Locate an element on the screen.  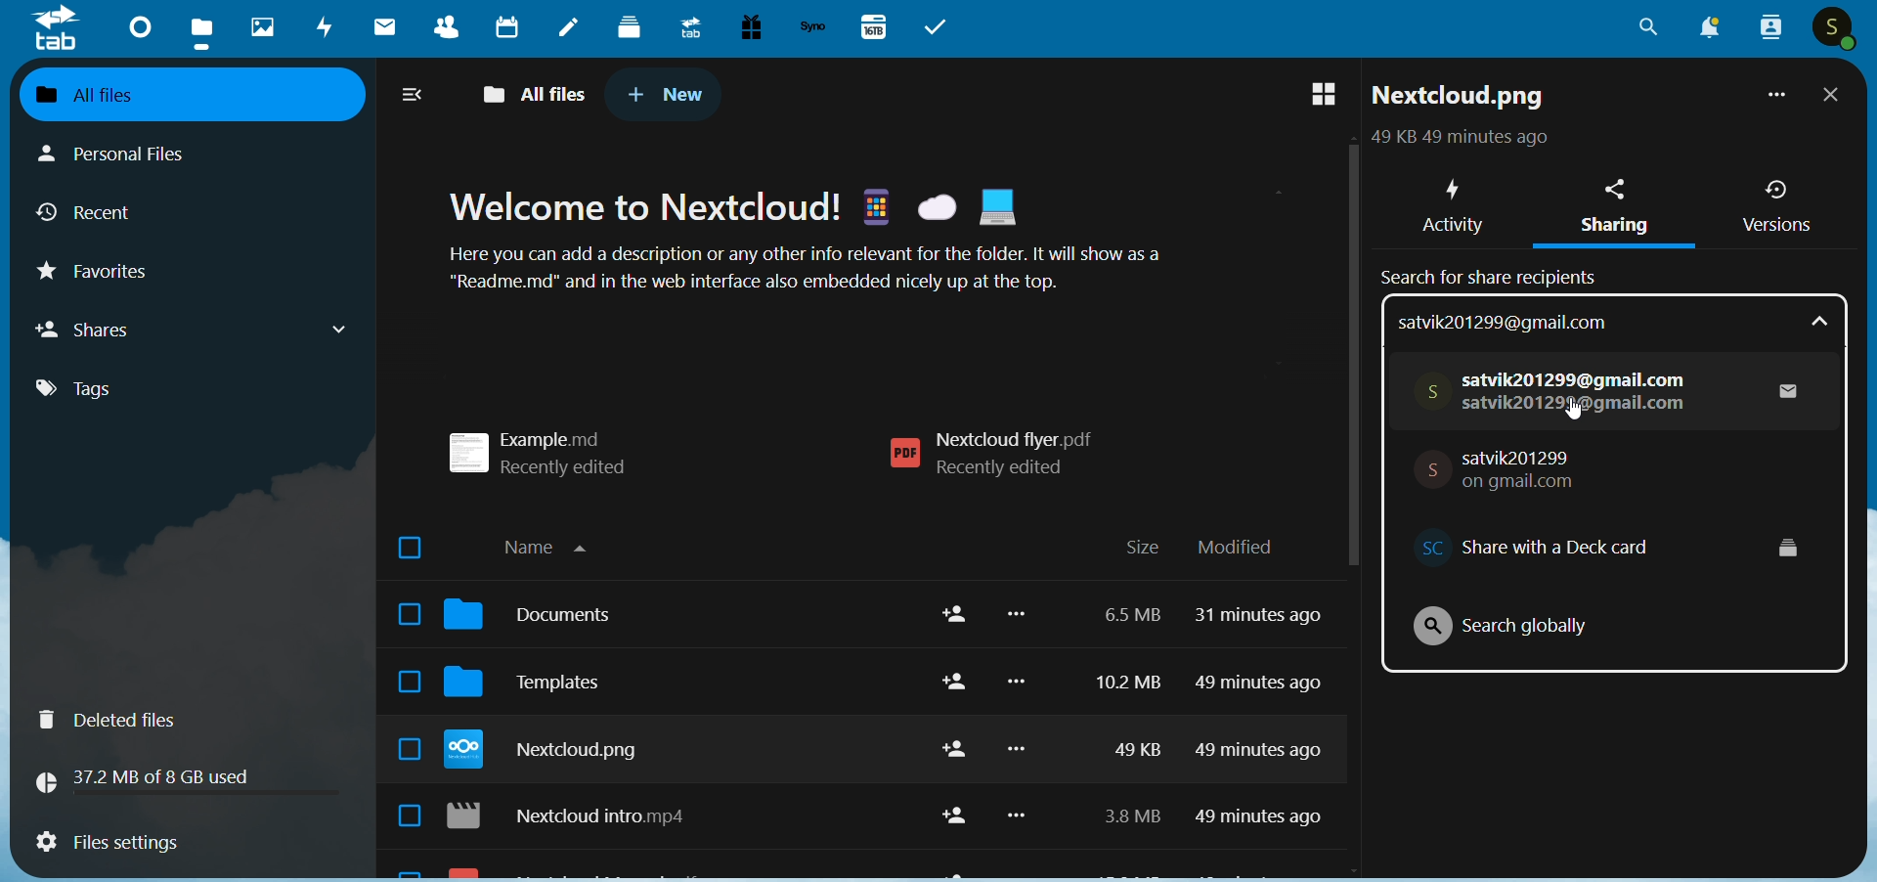
tags is located at coordinates (92, 389).